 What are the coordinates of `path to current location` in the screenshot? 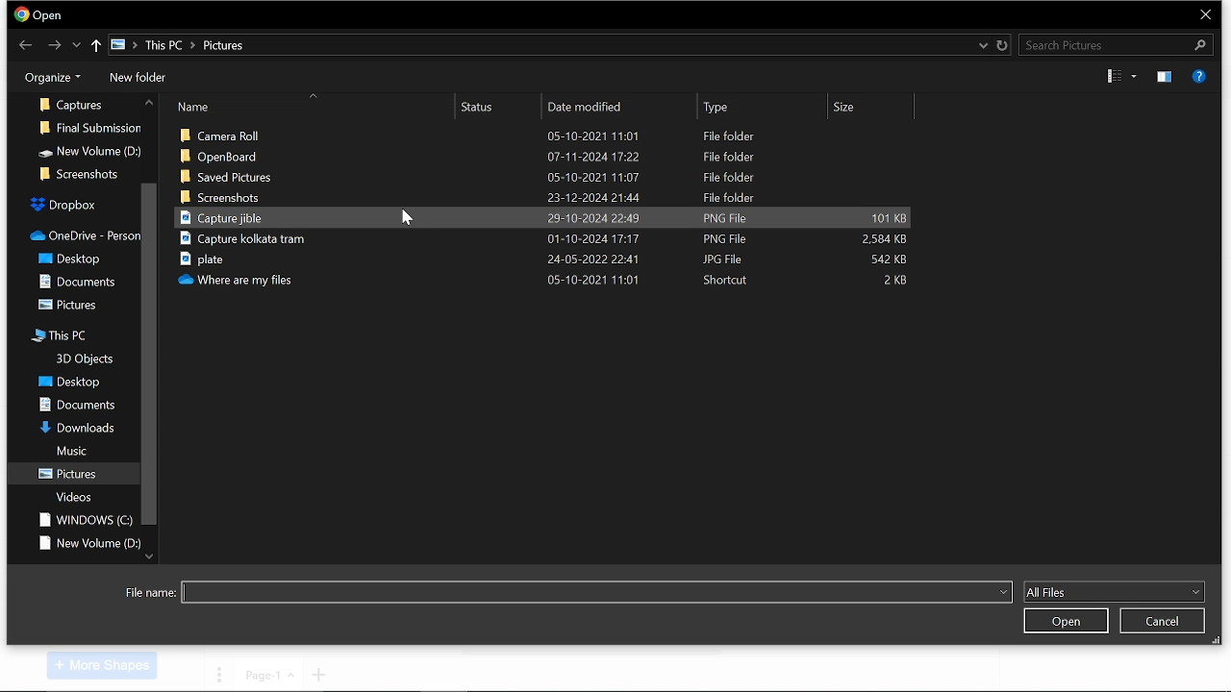 It's located at (183, 45).